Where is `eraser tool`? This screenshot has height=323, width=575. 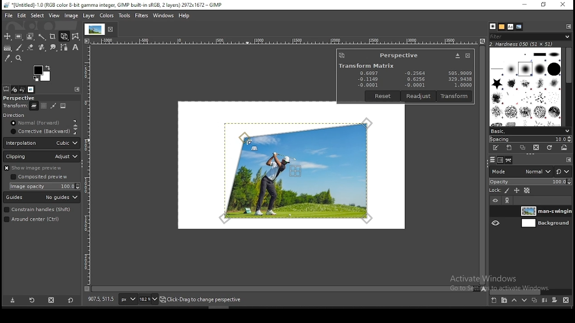
eraser tool is located at coordinates (31, 46).